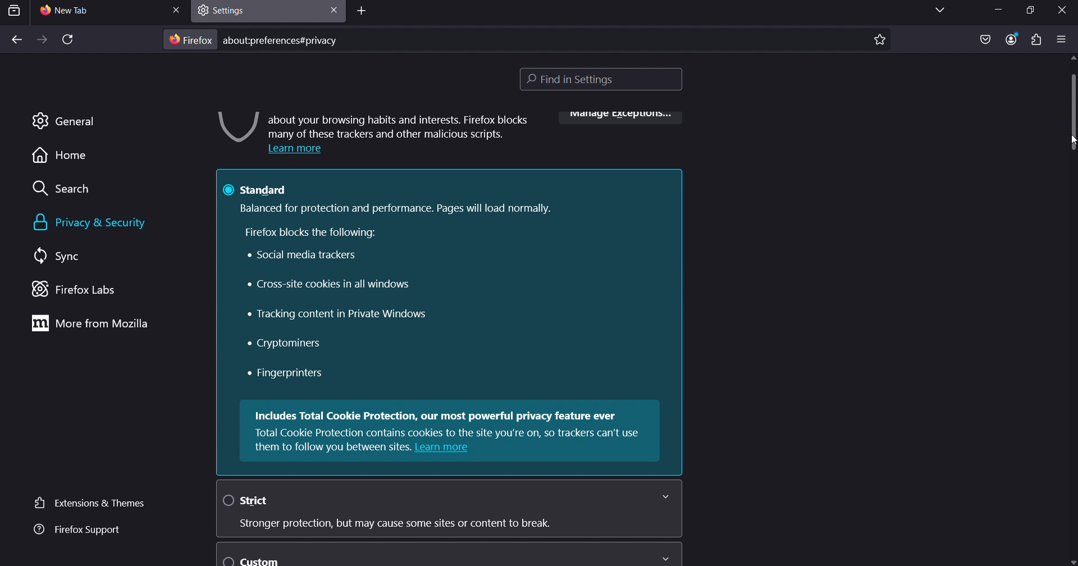  What do you see at coordinates (1064, 10) in the screenshot?
I see `close` at bounding box center [1064, 10].